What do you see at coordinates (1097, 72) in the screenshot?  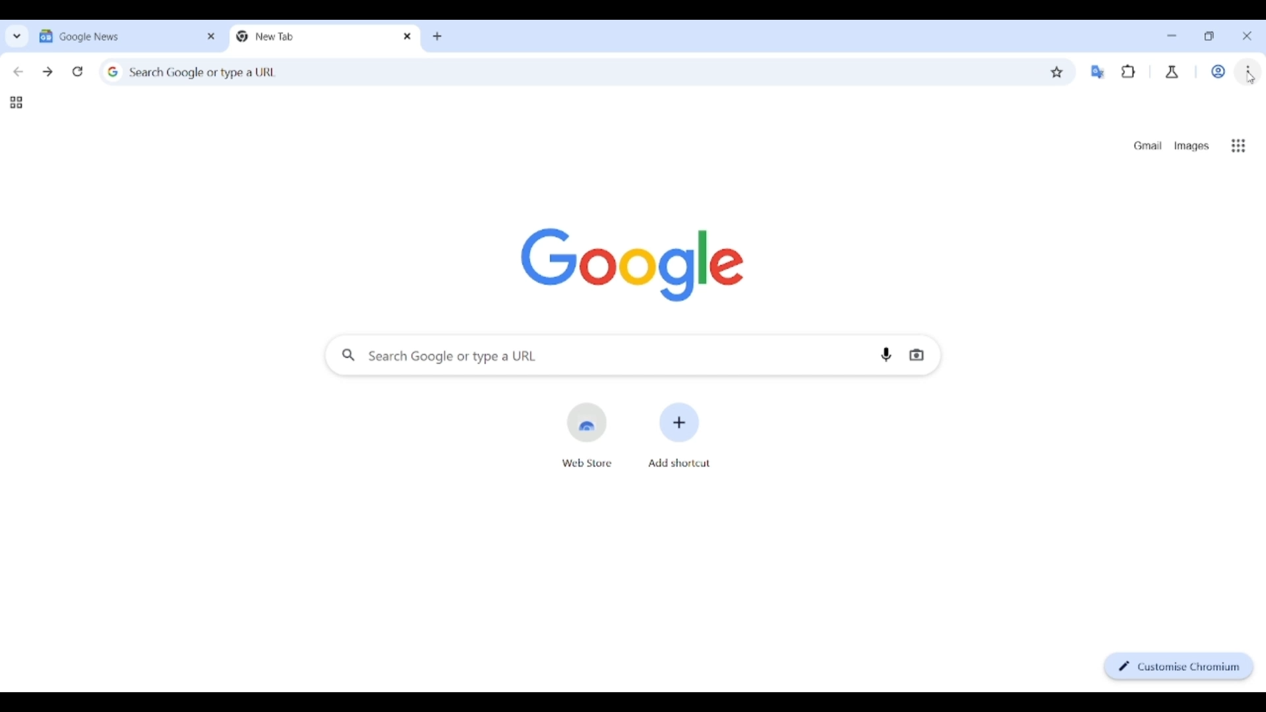 I see `Google translator extension` at bounding box center [1097, 72].